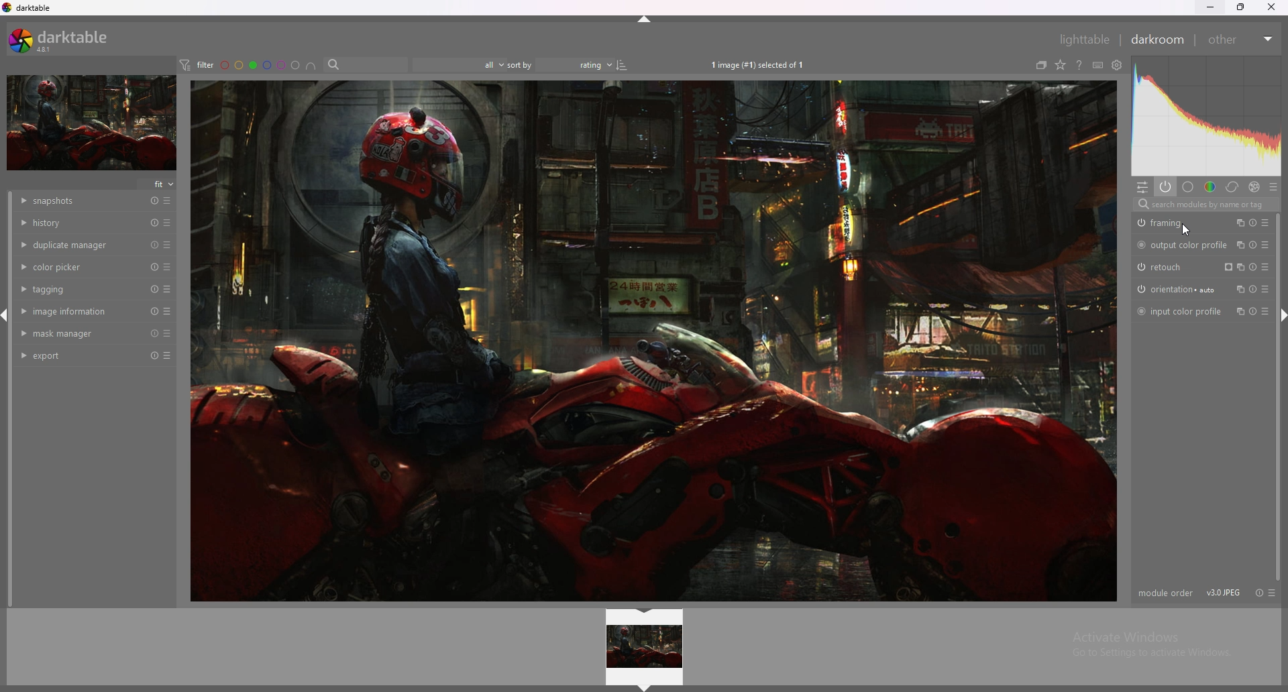  Describe the element at coordinates (1240, 223) in the screenshot. I see `multiple instances action` at that location.